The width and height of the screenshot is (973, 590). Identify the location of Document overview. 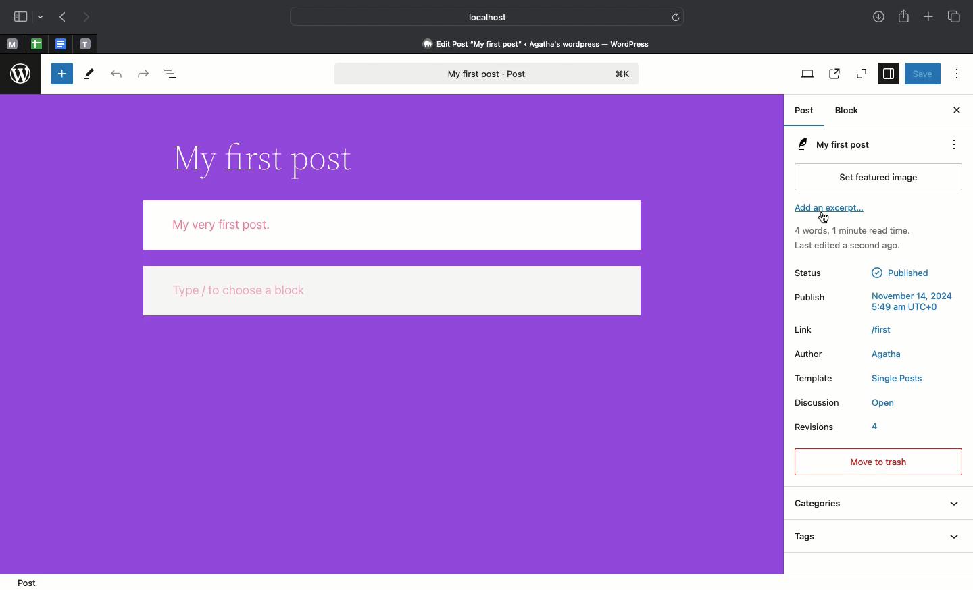
(176, 75).